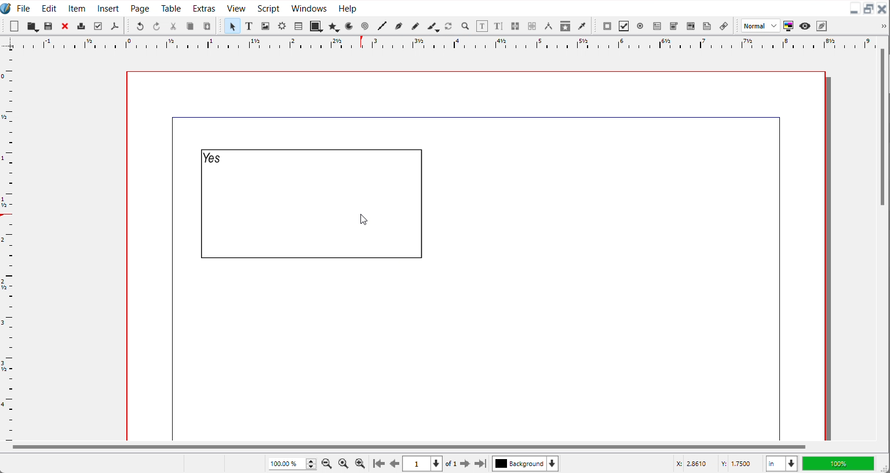  Describe the element at coordinates (293, 464) in the screenshot. I see `Adjust Zoom` at that location.